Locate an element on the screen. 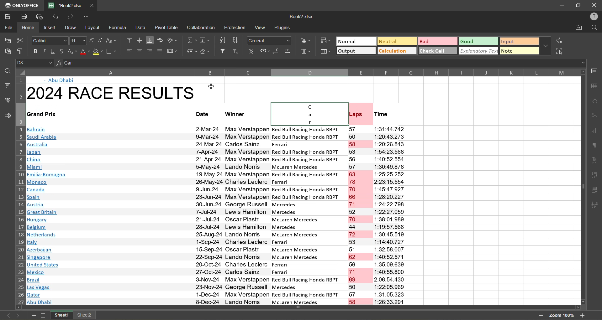 The width and height of the screenshot is (602, 320). align left is located at coordinates (129, 51).